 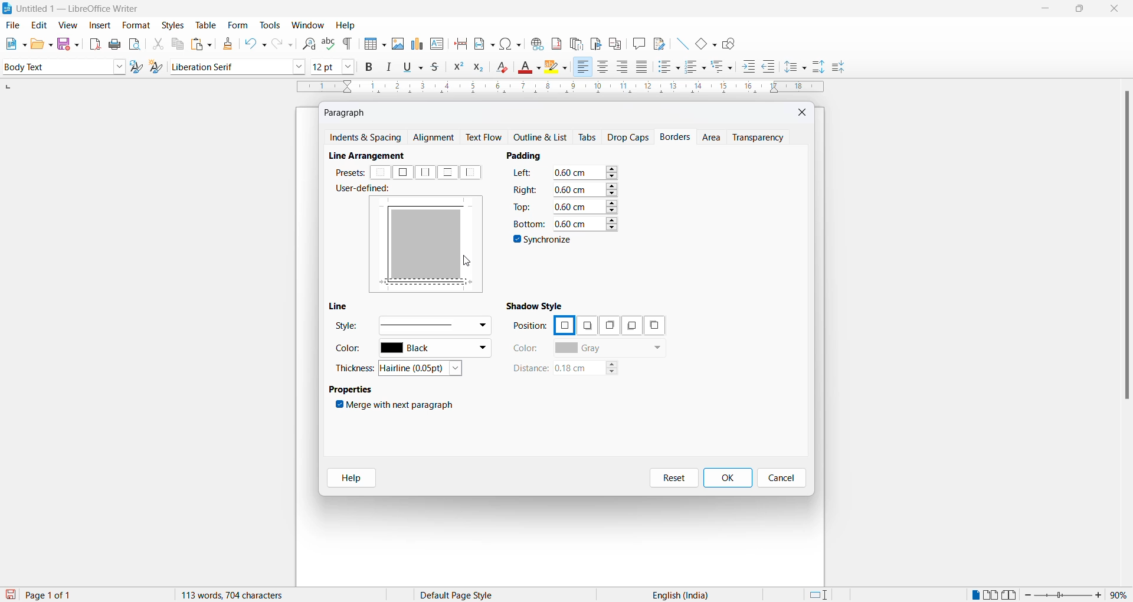 I want to click on italic, so click(x=391, y=67).